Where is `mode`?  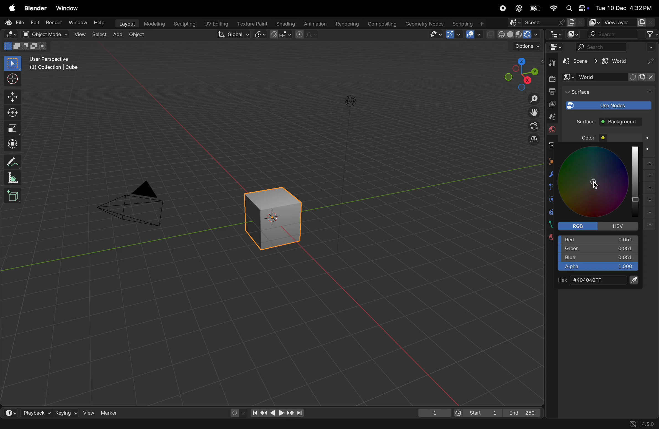 mode is located at coordinates (24, 47).